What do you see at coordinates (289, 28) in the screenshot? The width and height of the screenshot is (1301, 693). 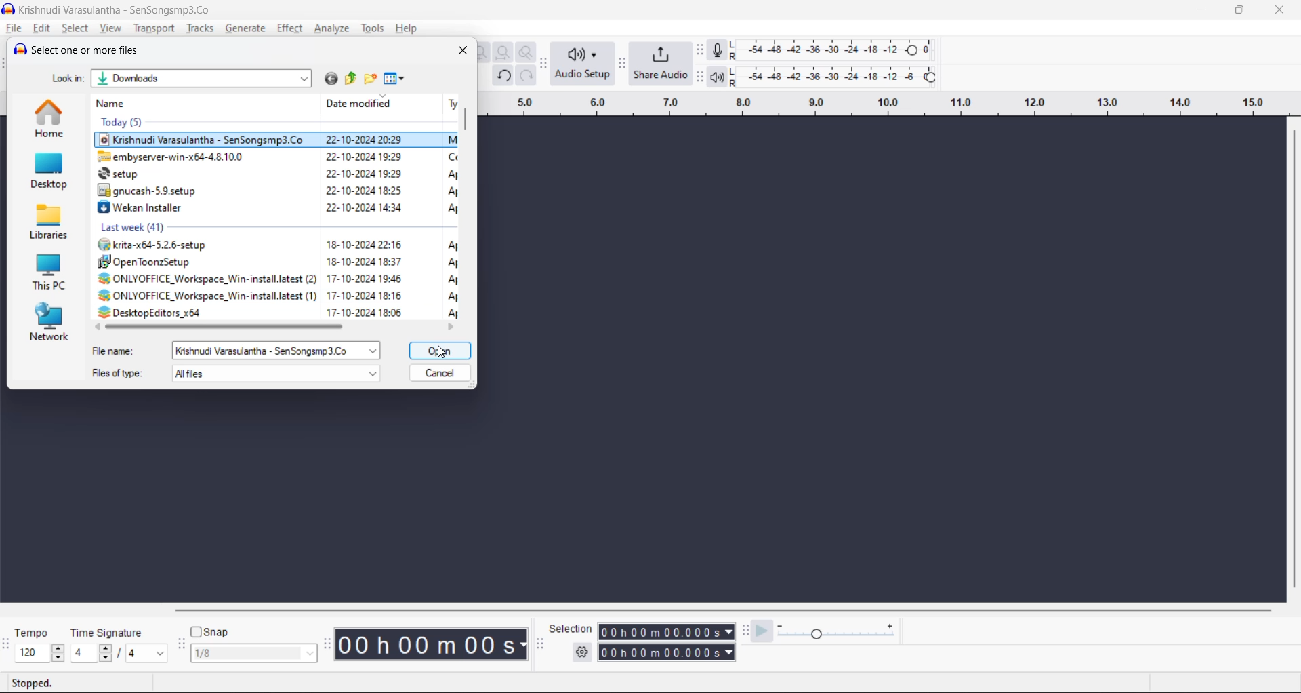 I see `effect` at bounding box center [289, 28].